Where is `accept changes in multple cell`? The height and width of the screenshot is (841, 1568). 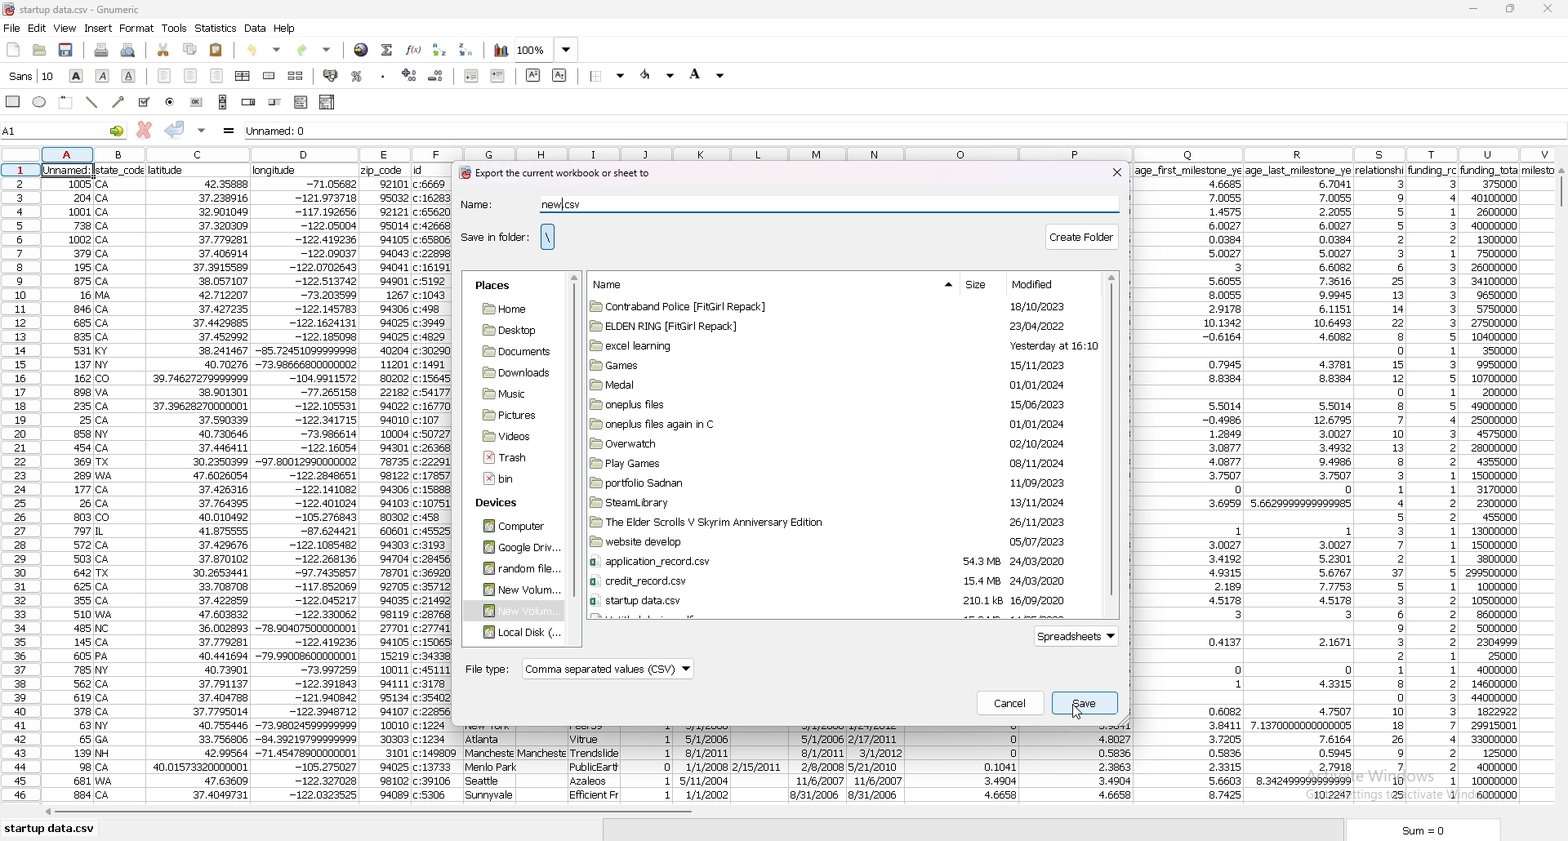 accept changes in multple cell is located at coordinates (201, 131).